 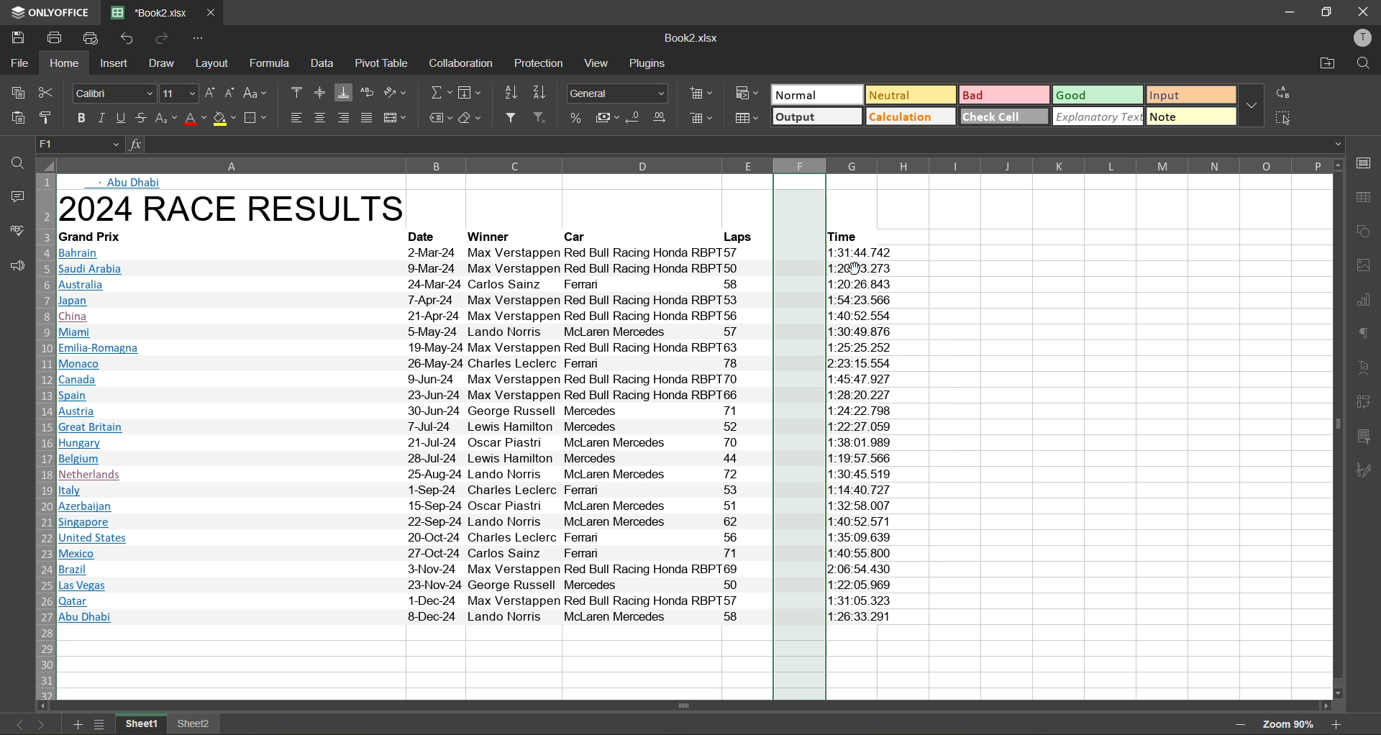 What do you see at coordinates (236, 209) in the screenshot?
I see `2024 RACE RESULTS` at bounding box center [236, 209].